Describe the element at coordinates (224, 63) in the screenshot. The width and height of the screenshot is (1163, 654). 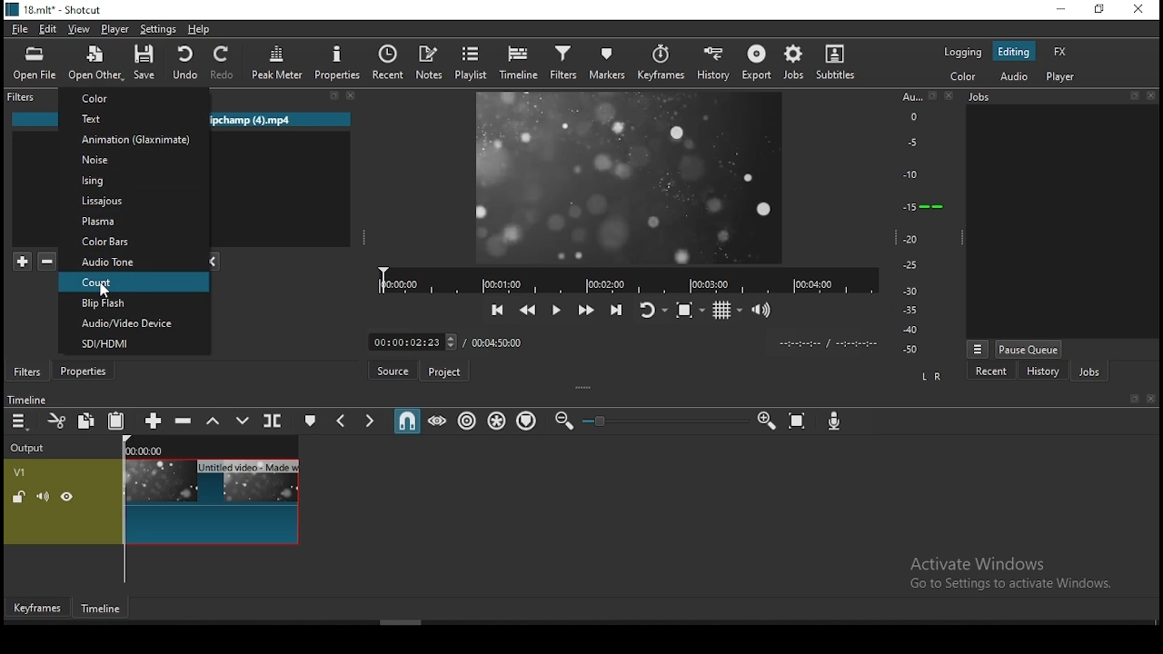
I see `redo` at that location.